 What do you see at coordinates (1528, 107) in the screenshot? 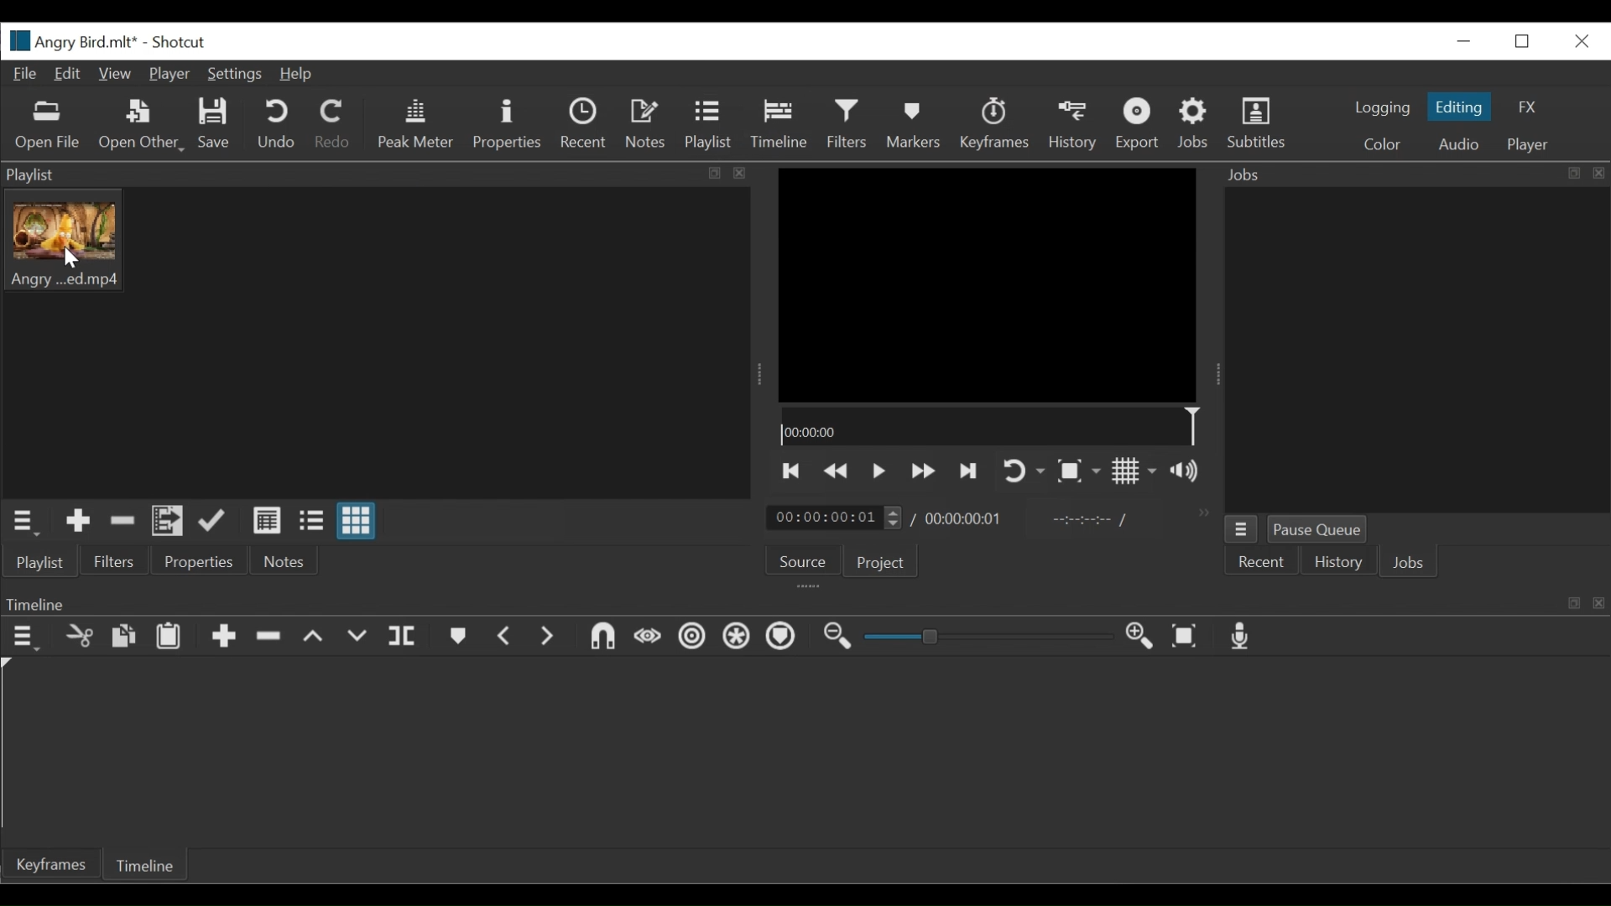
I see `FX` at bounding box center [1528, 107].